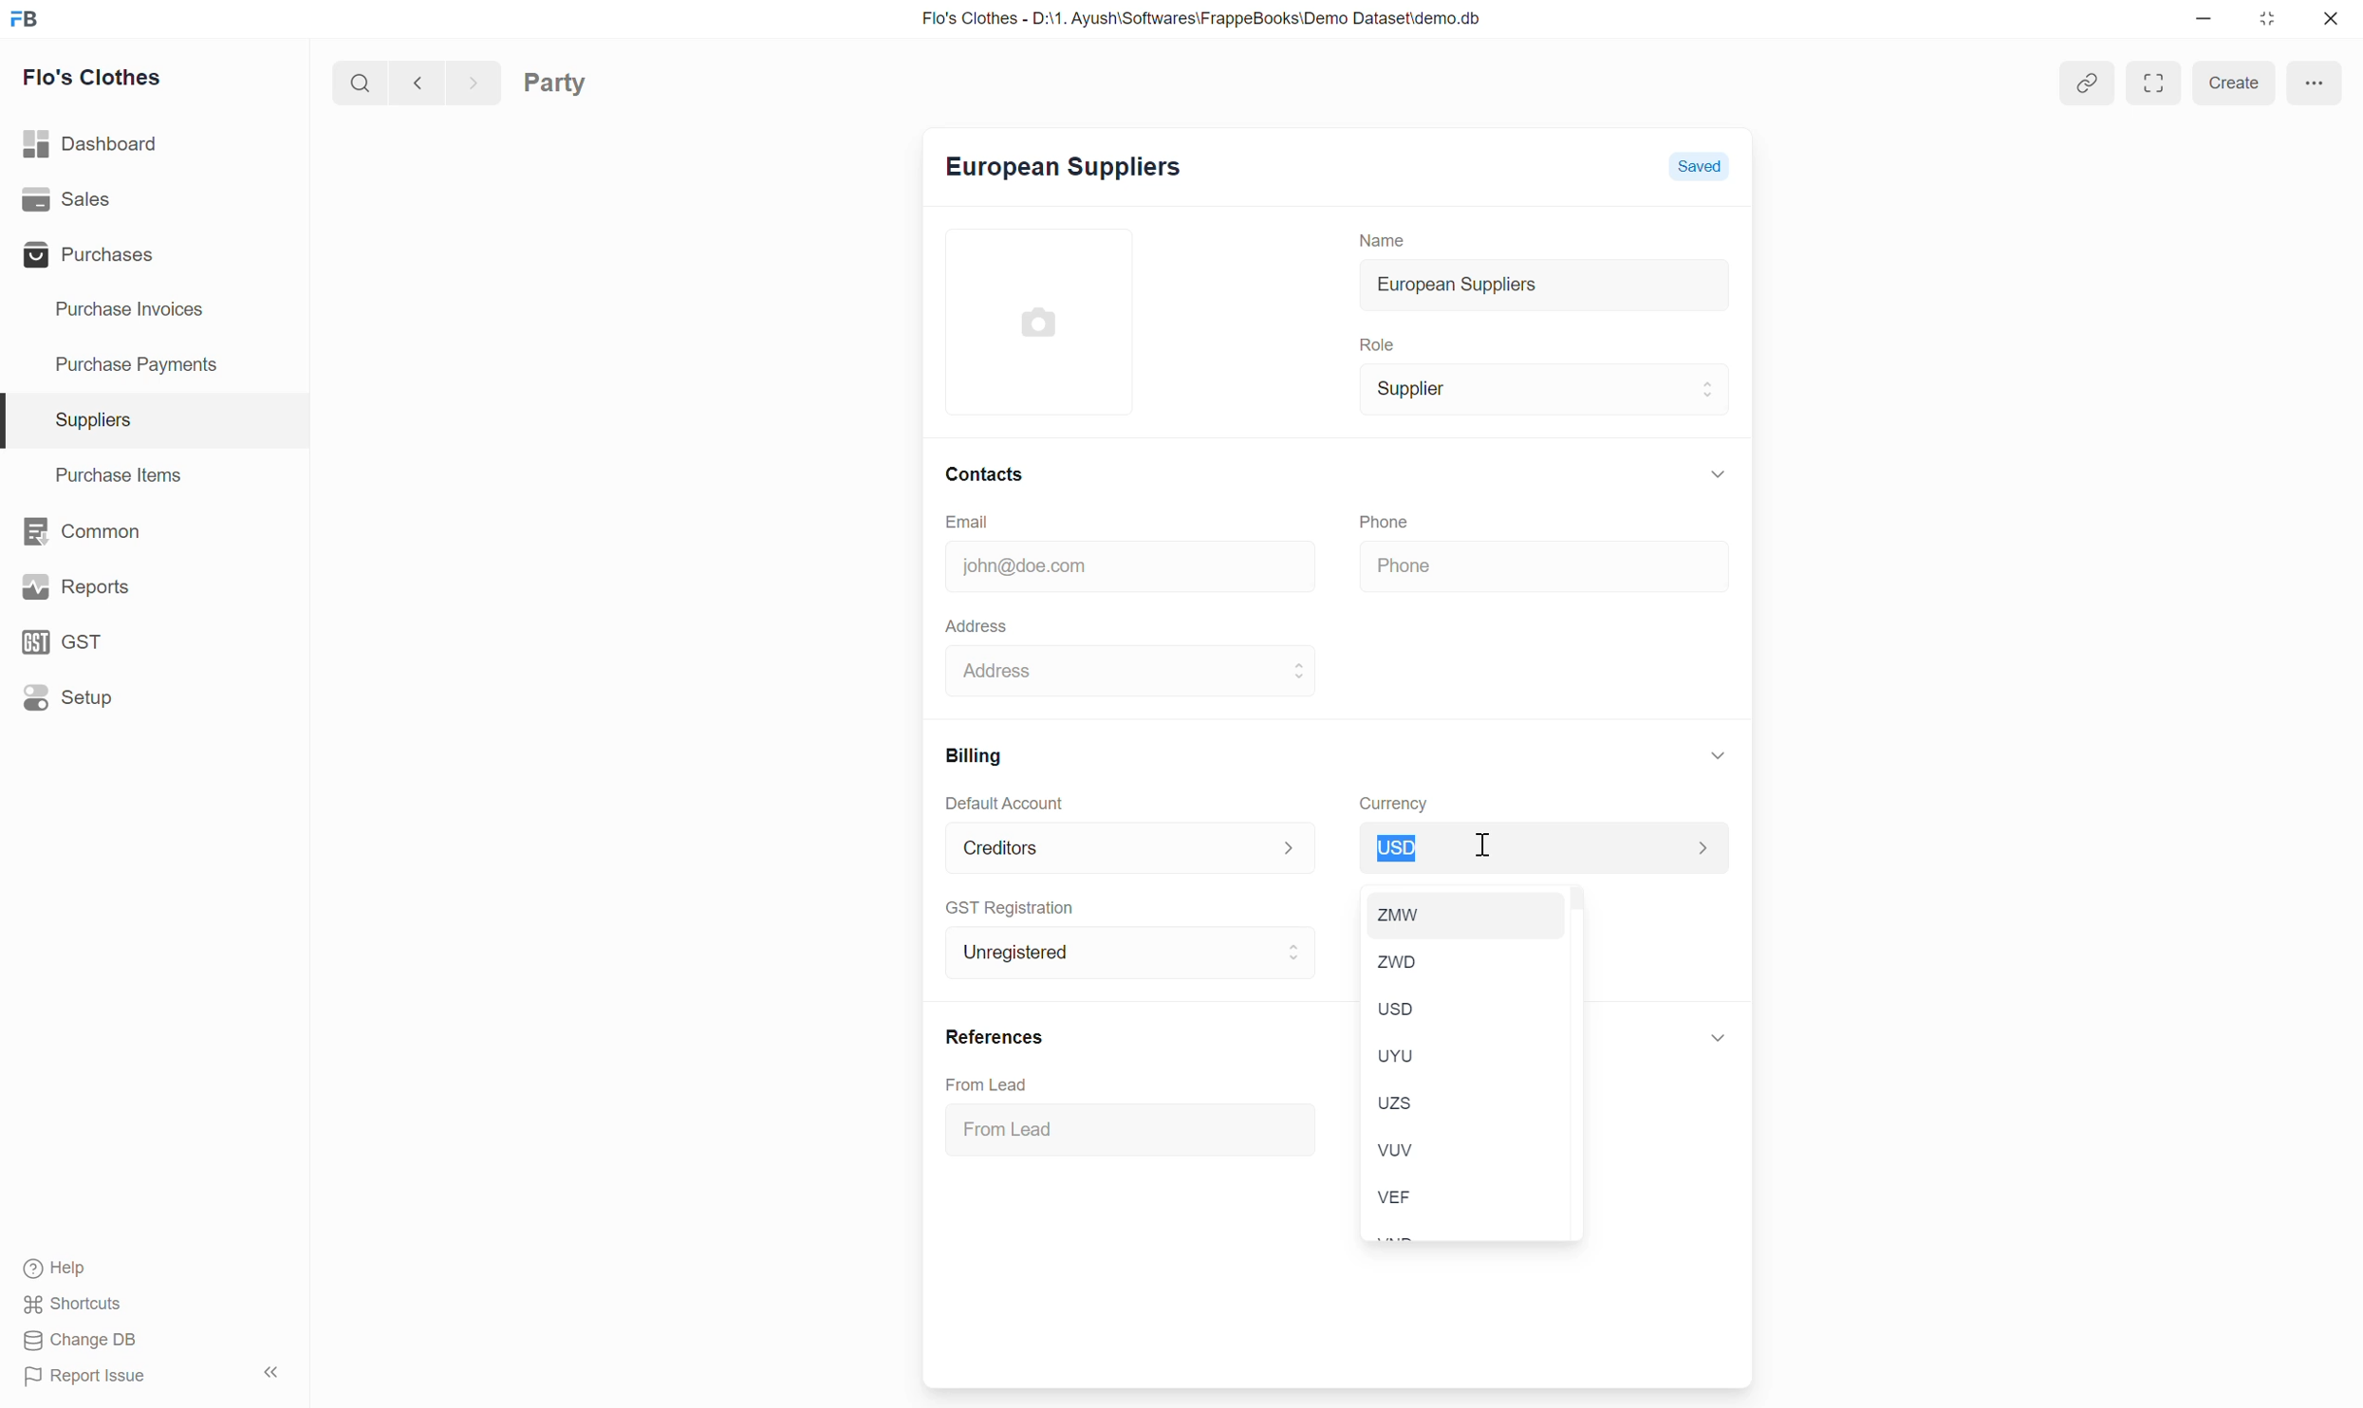 The height and width of the screenshot is (1408, 2363). What do you see at coordinates (1056, 172) in the screenshot?
I see `European Suppliers` at bounding box center [1056, 172].